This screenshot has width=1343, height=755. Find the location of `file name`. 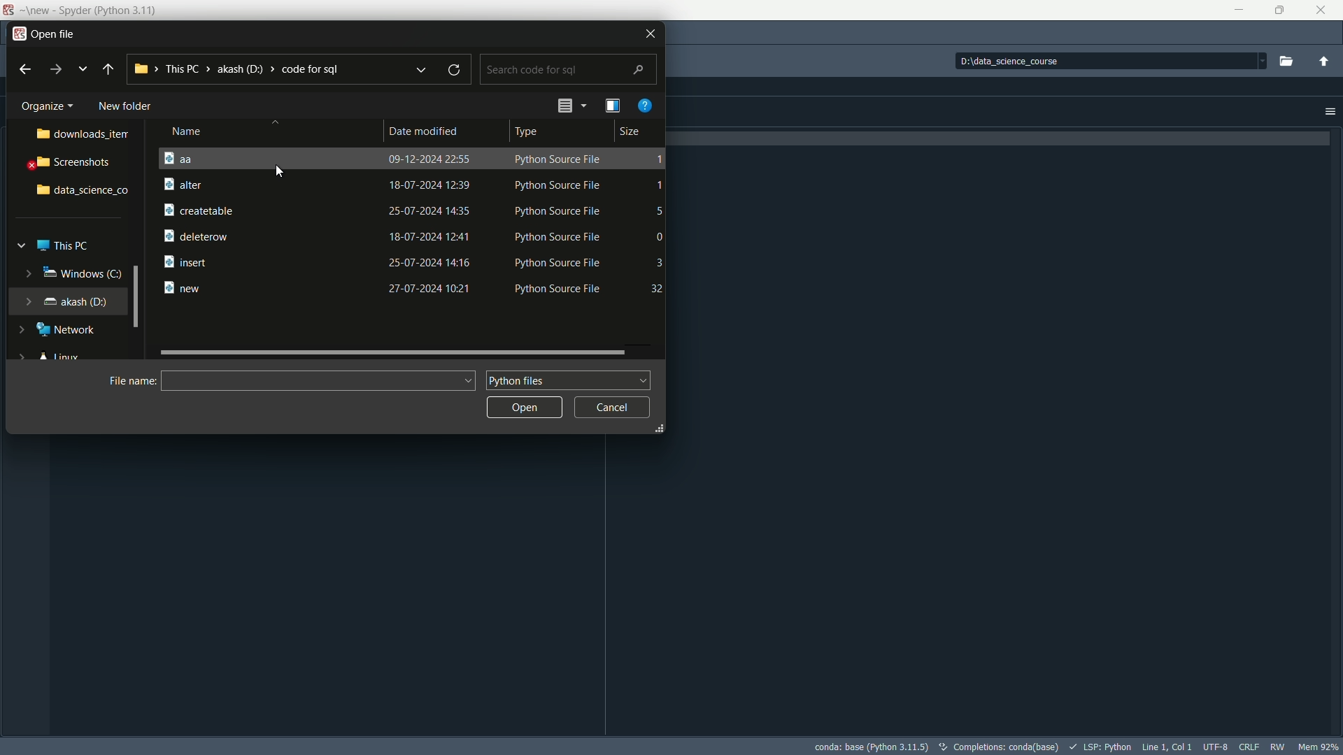

file name is located at coordinates (135, 382).